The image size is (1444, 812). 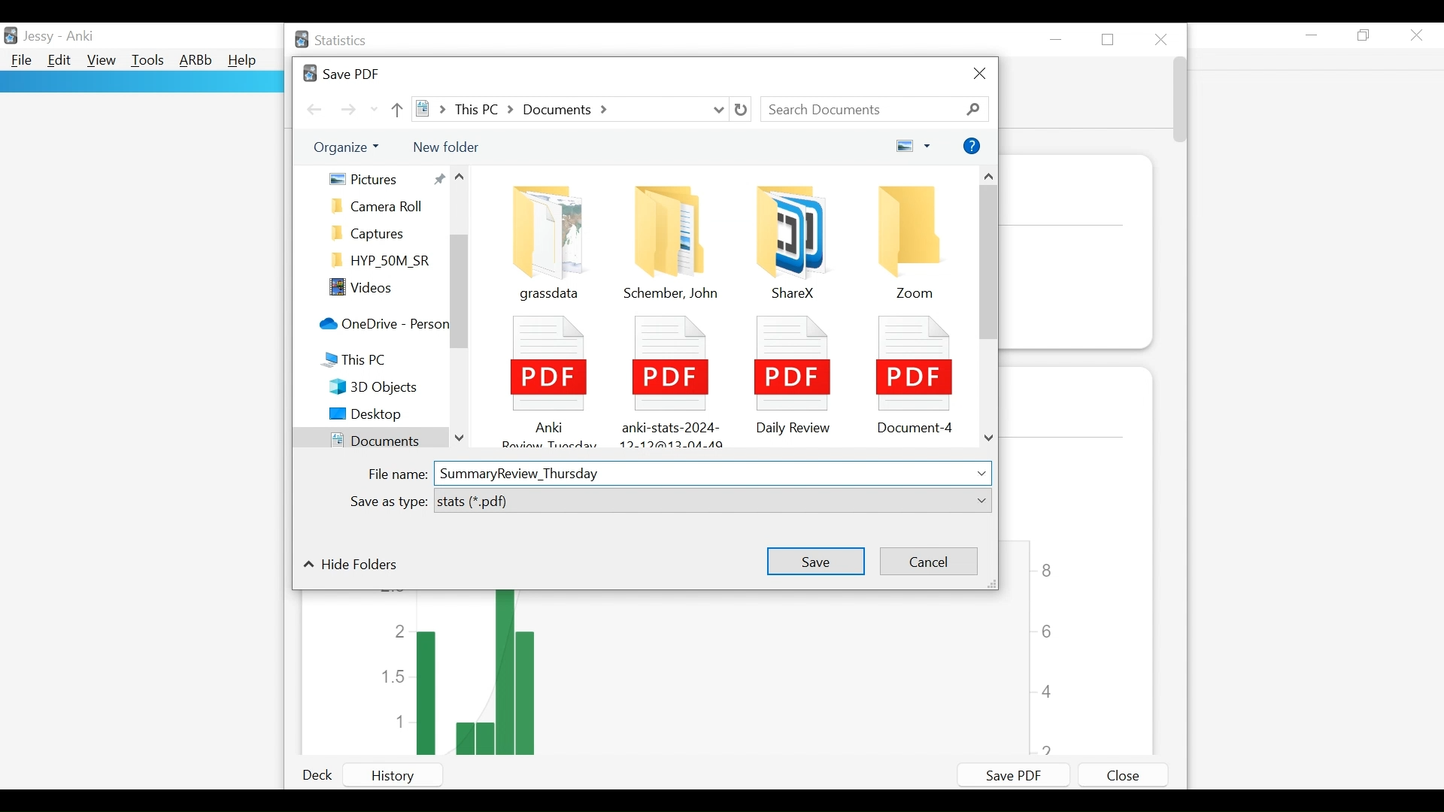 What do you see at coordinates (382, 289) in the screenshot?
I see `Video` at bounding box center [382, 289].